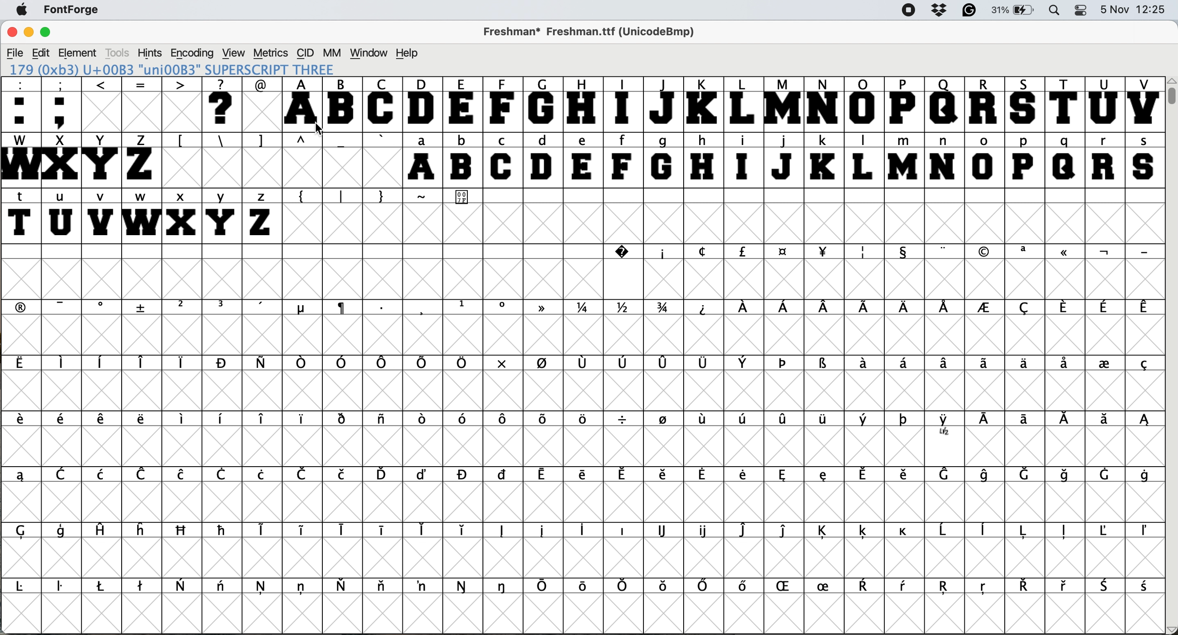 This screenshot has width=1178, height=635. Describe the element at coordinates (1135, 10) in the screenshot. I see `date and time` at that location.